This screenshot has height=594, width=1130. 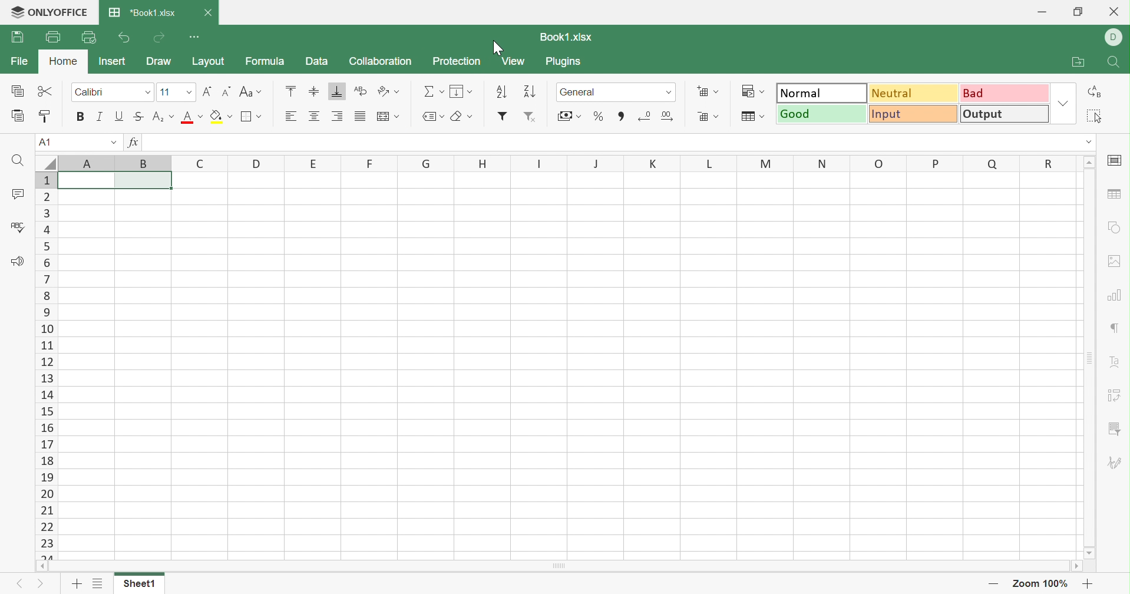 I want to click on Layout, so click(x=207, y=61).